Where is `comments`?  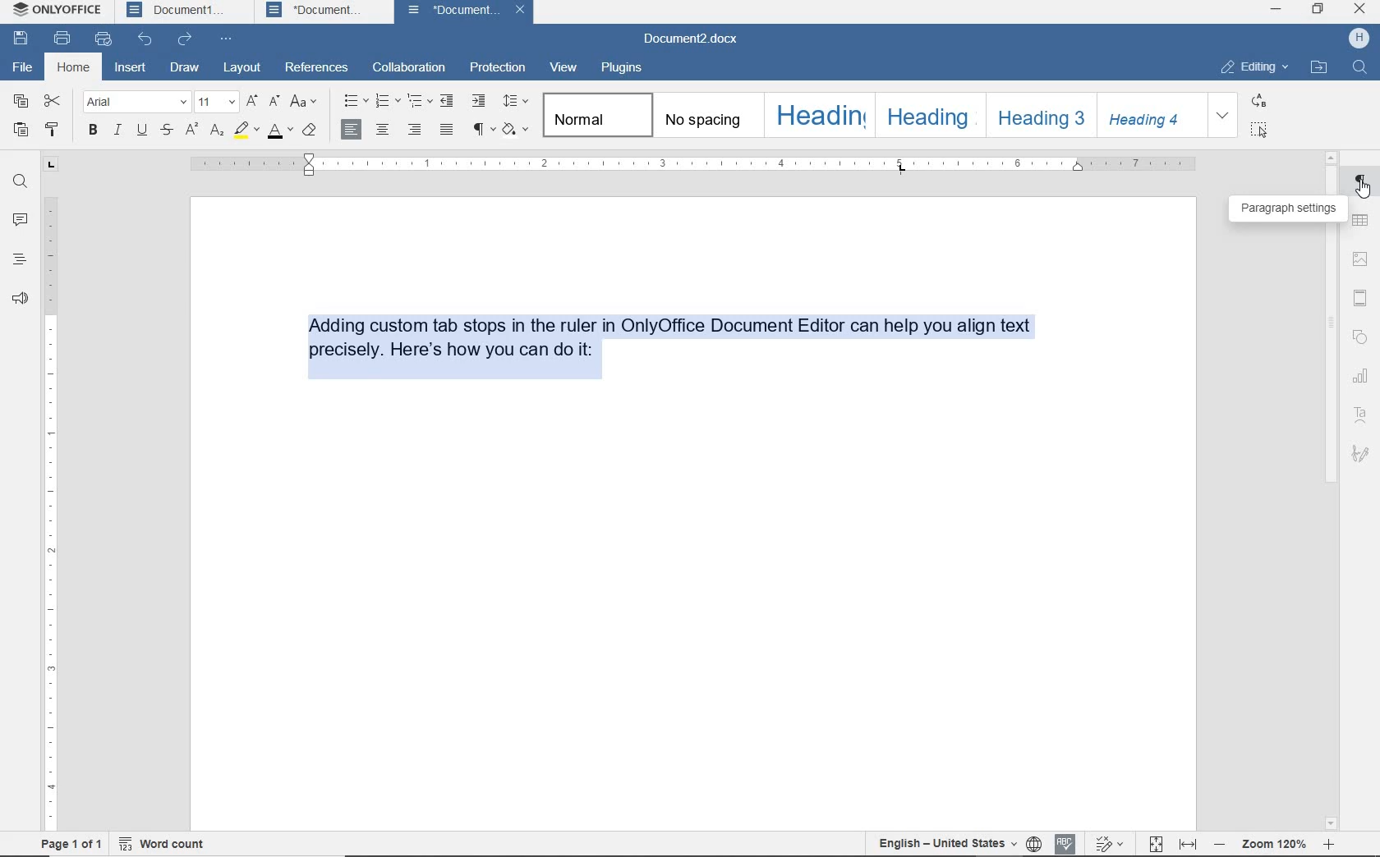
comments is located at coordinates (18, 220).